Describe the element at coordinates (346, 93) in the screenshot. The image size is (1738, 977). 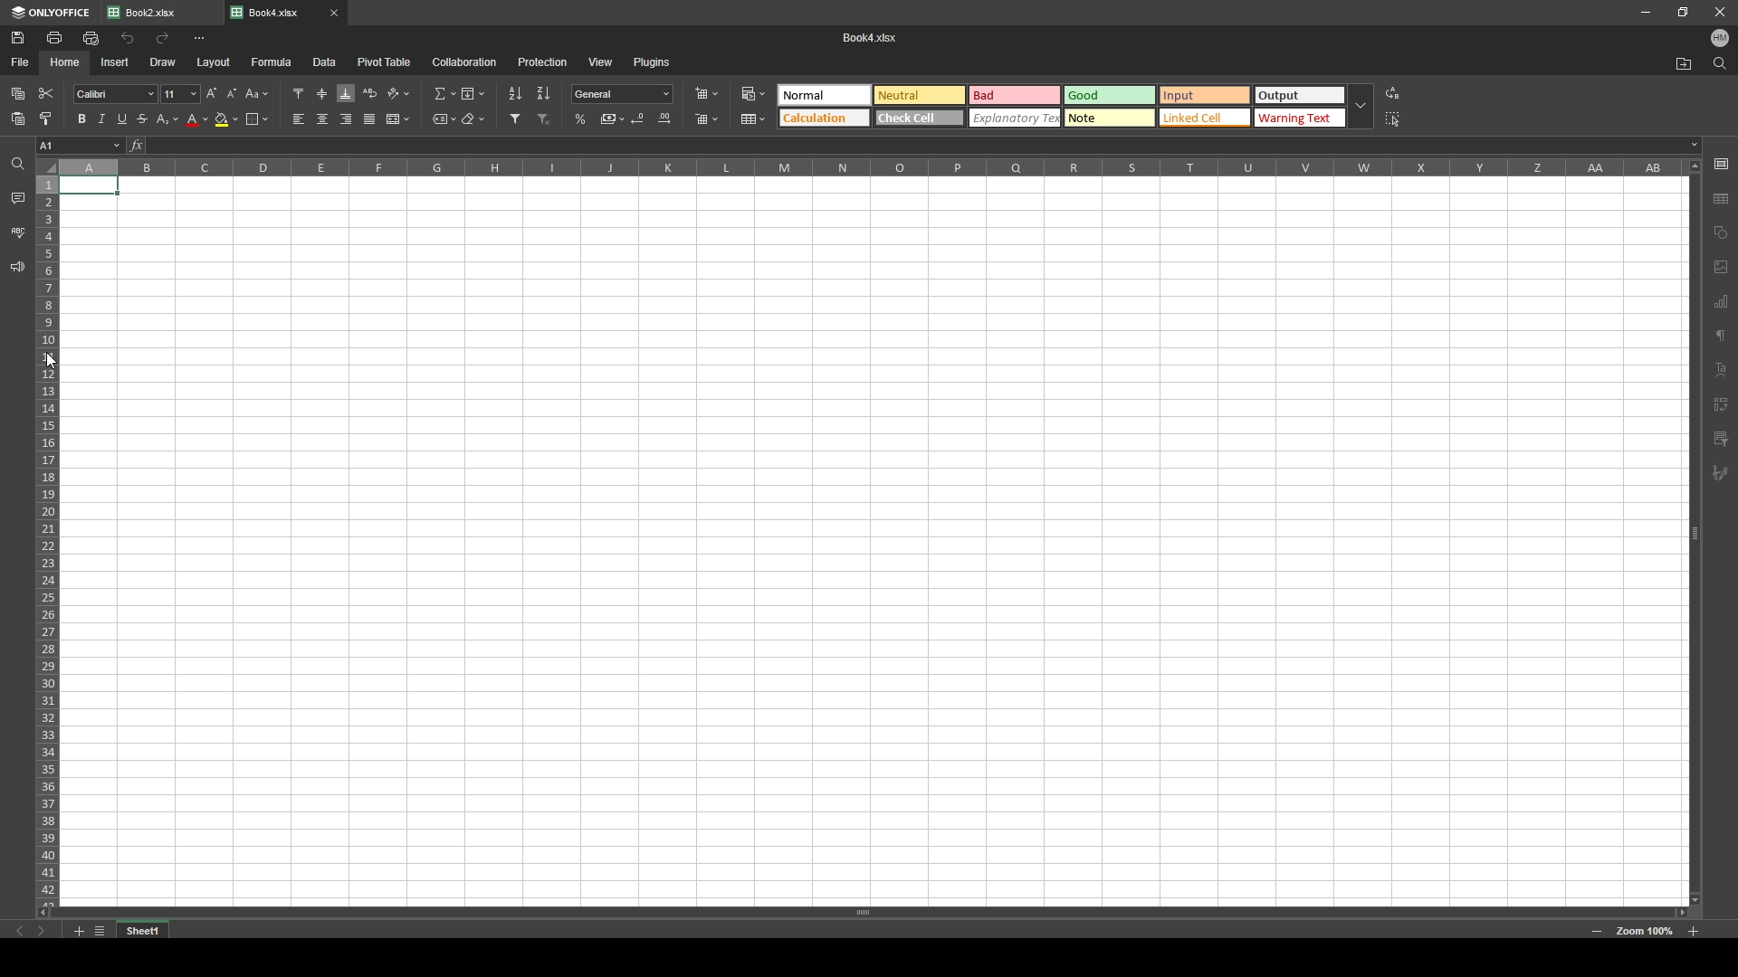
I see `align bottom` at that location.